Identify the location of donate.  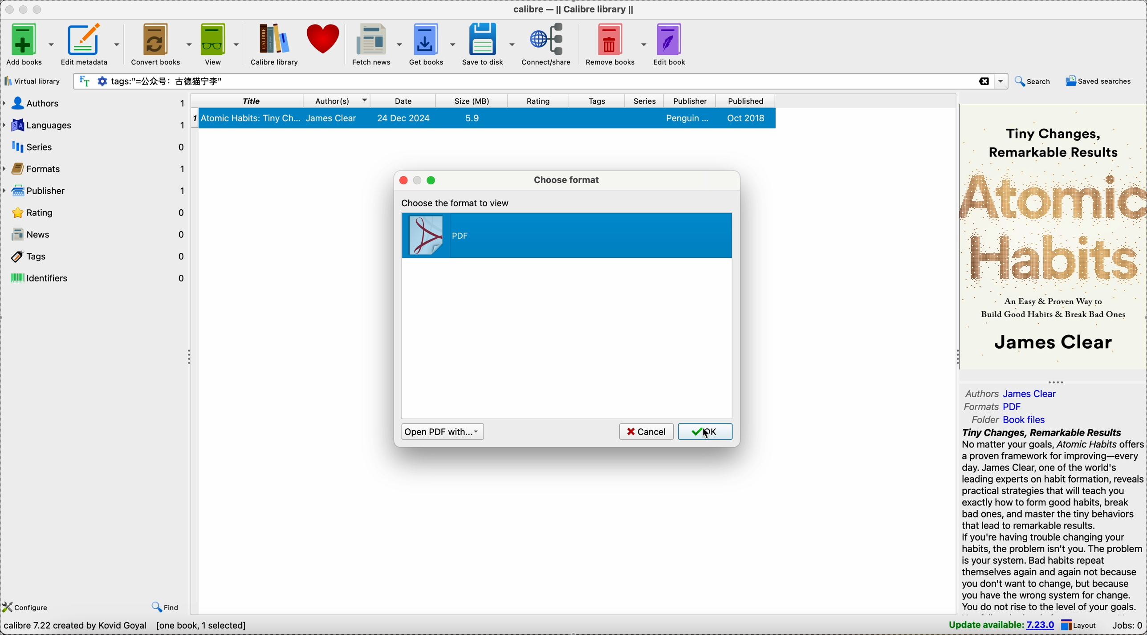
(324, 39).